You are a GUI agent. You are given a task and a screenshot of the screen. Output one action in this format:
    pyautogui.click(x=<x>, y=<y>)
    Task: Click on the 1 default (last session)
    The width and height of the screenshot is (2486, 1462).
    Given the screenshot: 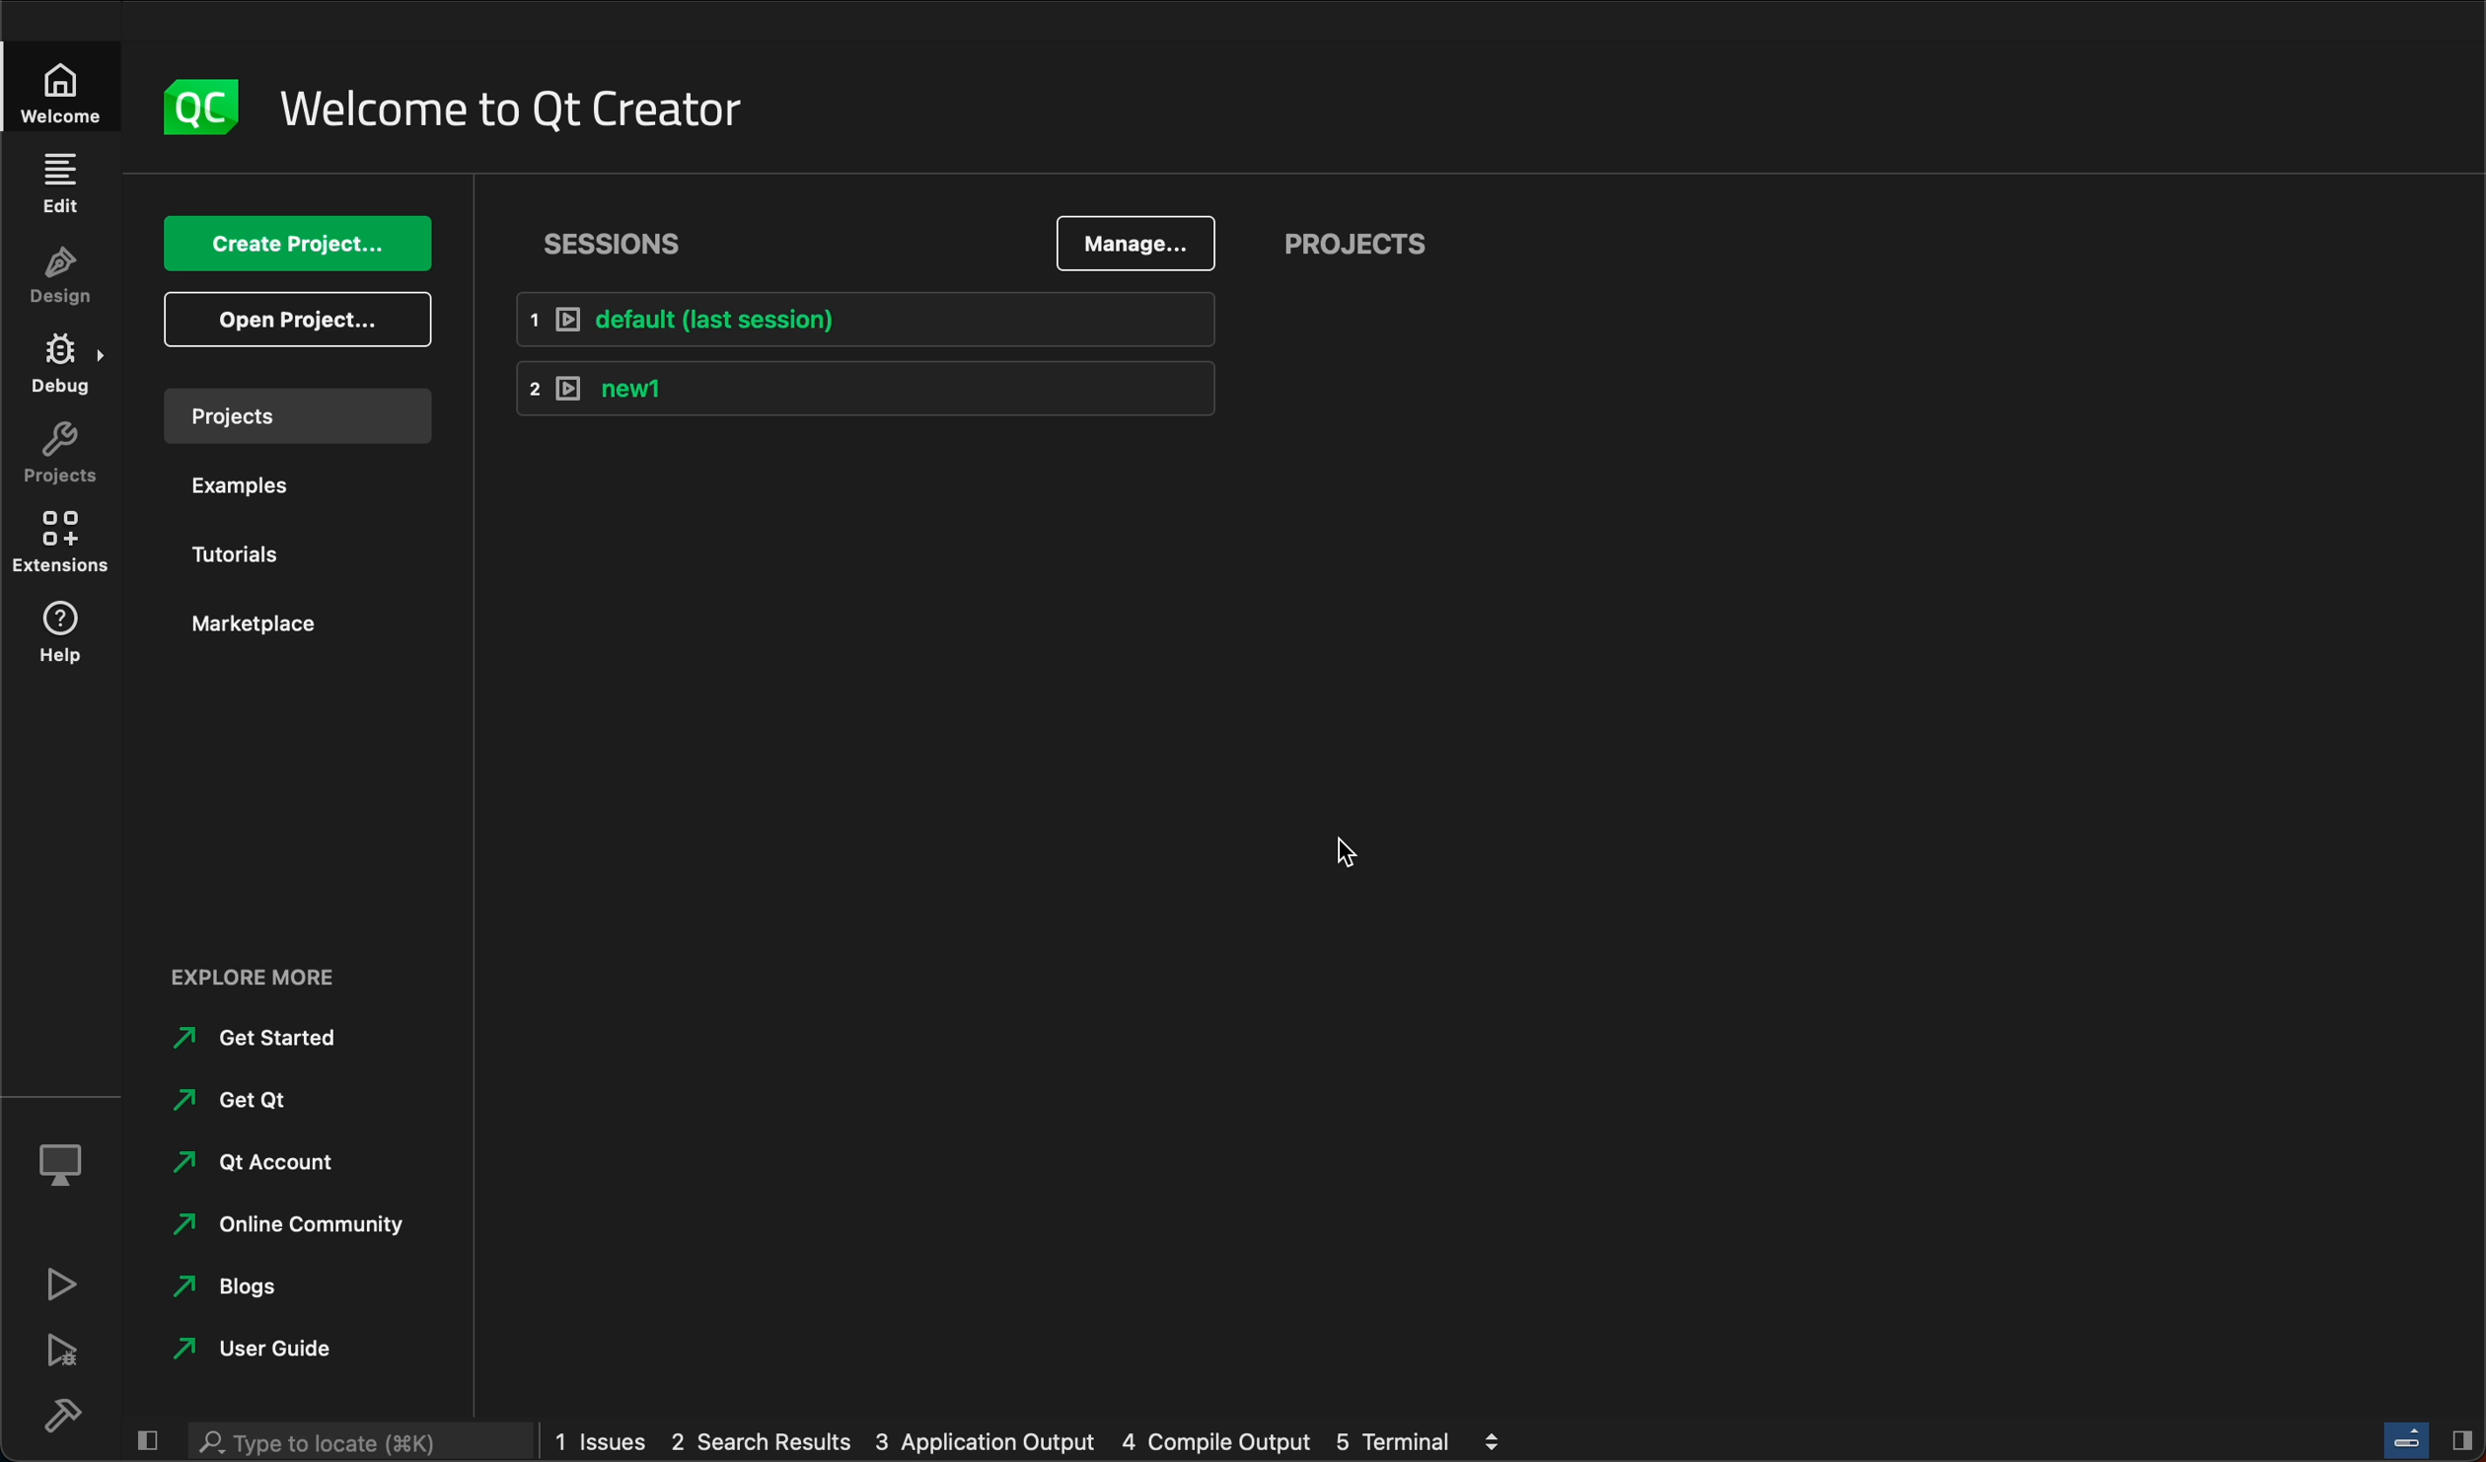 What is the action you would take?
    pyautogui.click(x=869, y=318)
    